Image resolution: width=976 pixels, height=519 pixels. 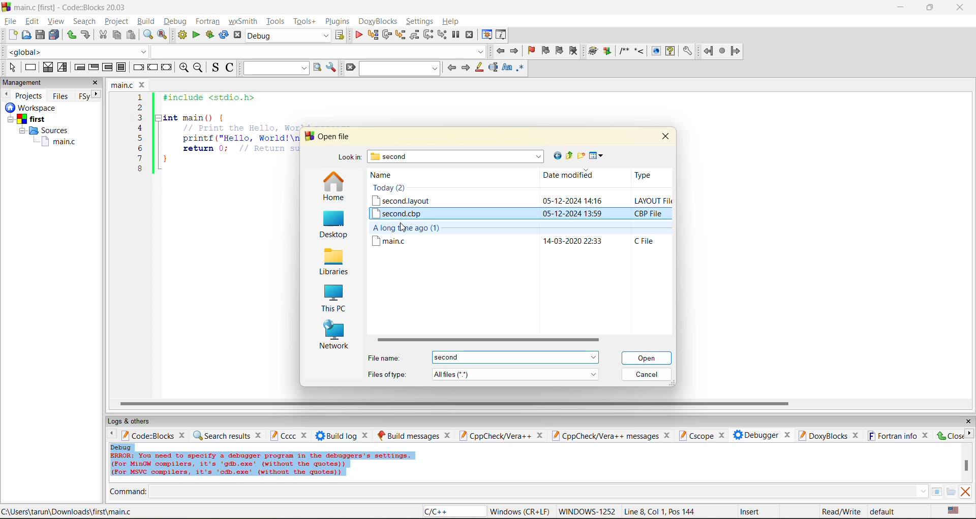 What do you see at coordinates (822, 435) in the screenshot?
I see `doxyblocks` at bounding box center [822, 435].